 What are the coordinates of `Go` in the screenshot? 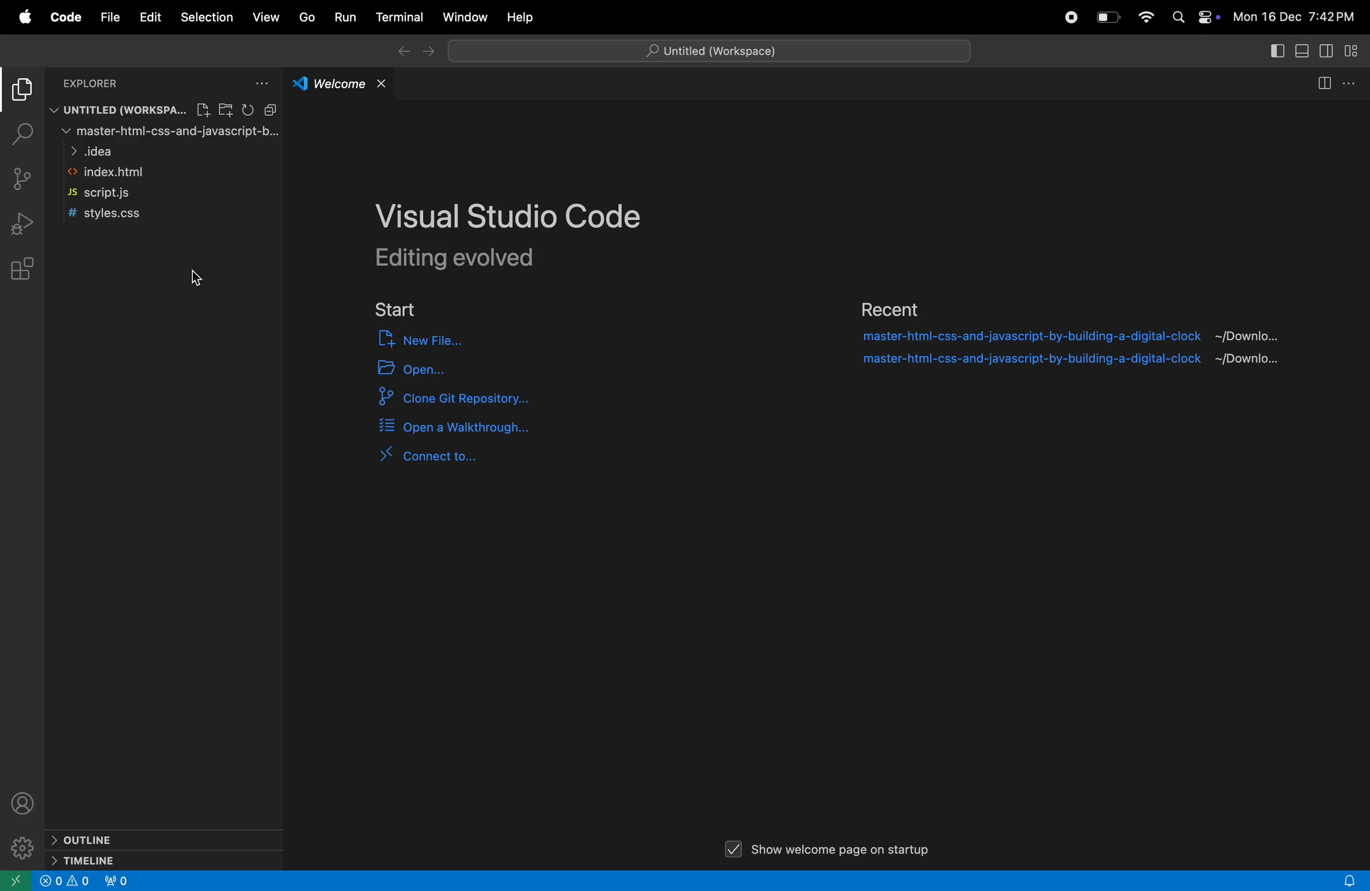 It's located at (309, 19).